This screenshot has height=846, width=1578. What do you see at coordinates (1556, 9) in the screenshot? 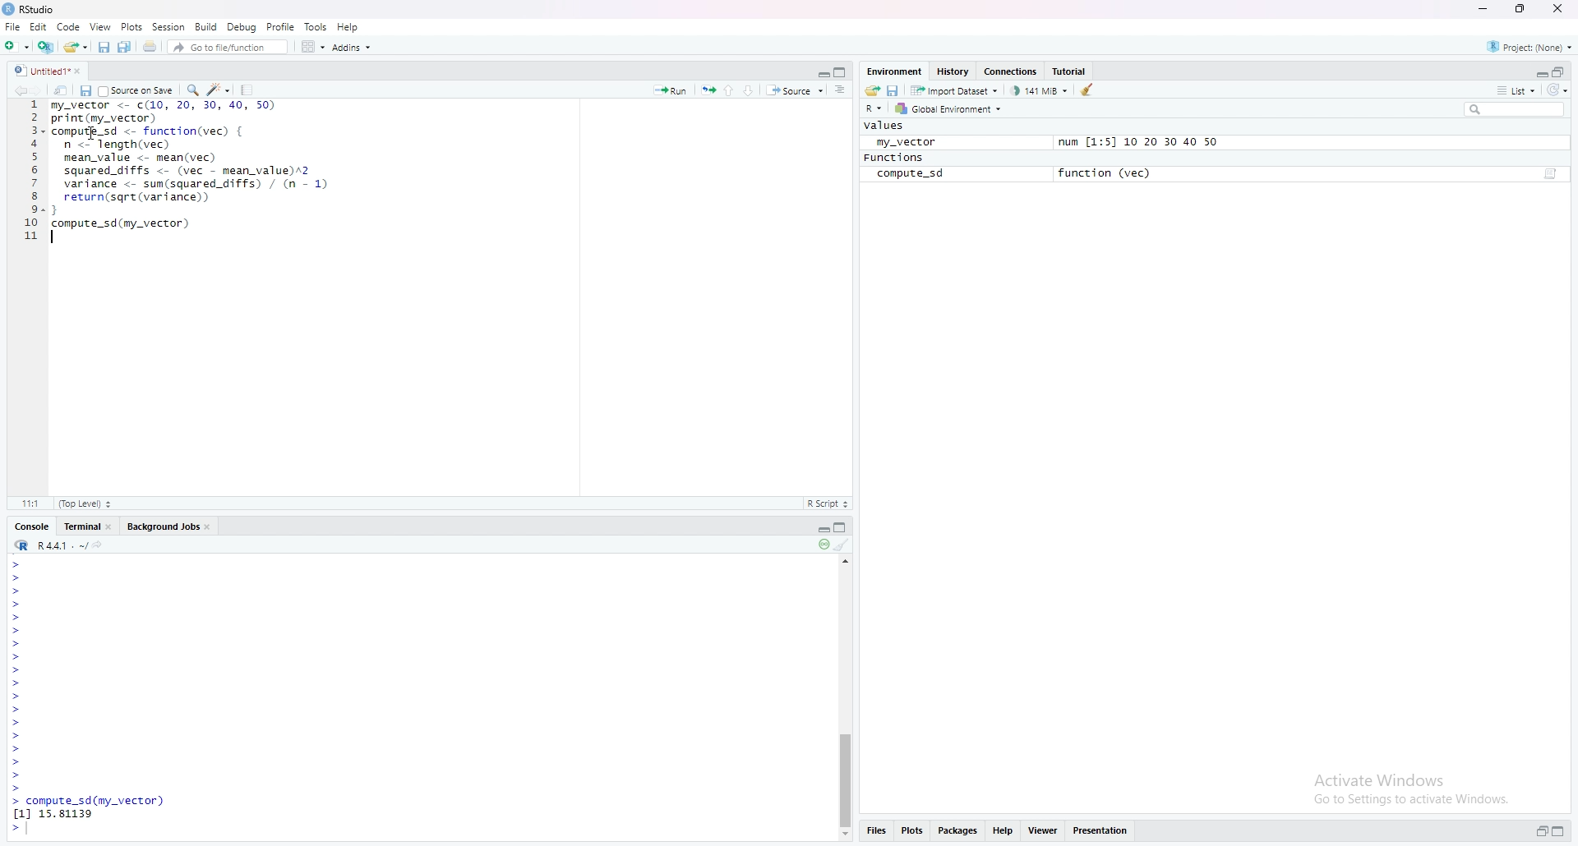
I see `Close` at bounding box center [1556, 9].